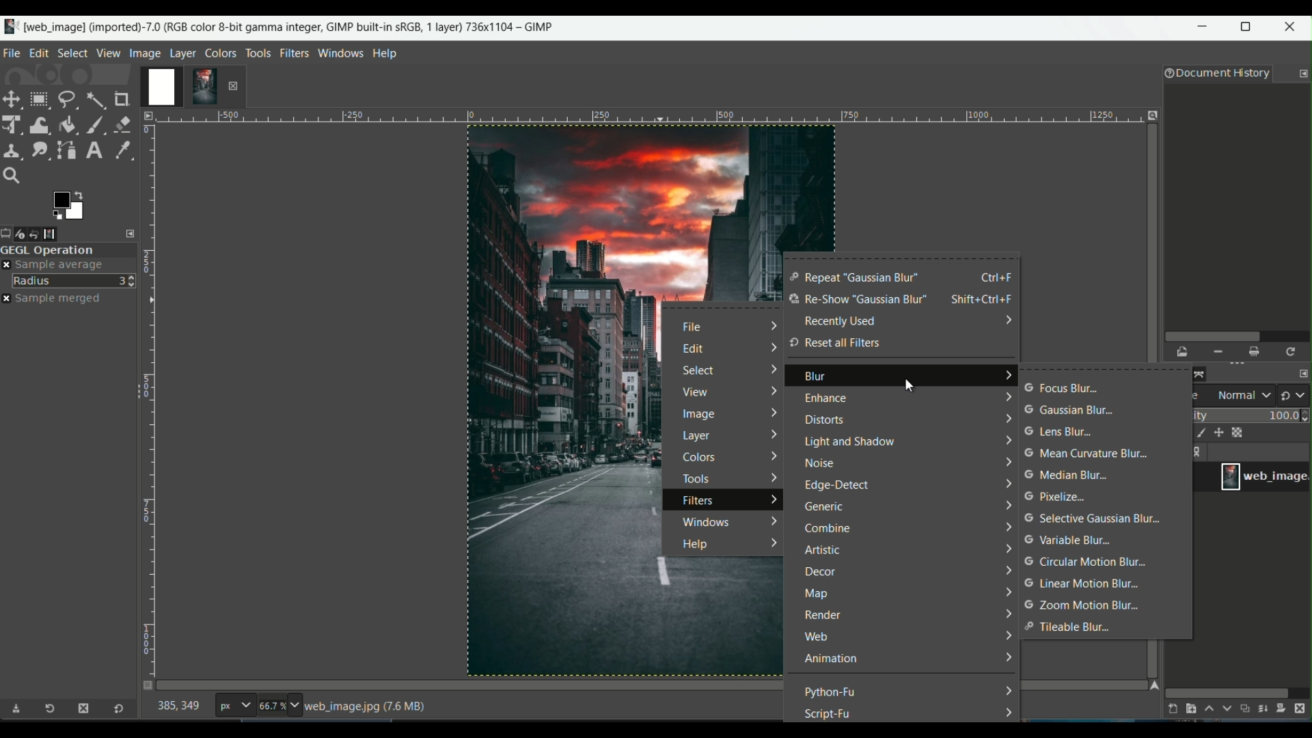  Describe the element at coordinates (1234, 396) in the screenshot. I see `mode` at that location.